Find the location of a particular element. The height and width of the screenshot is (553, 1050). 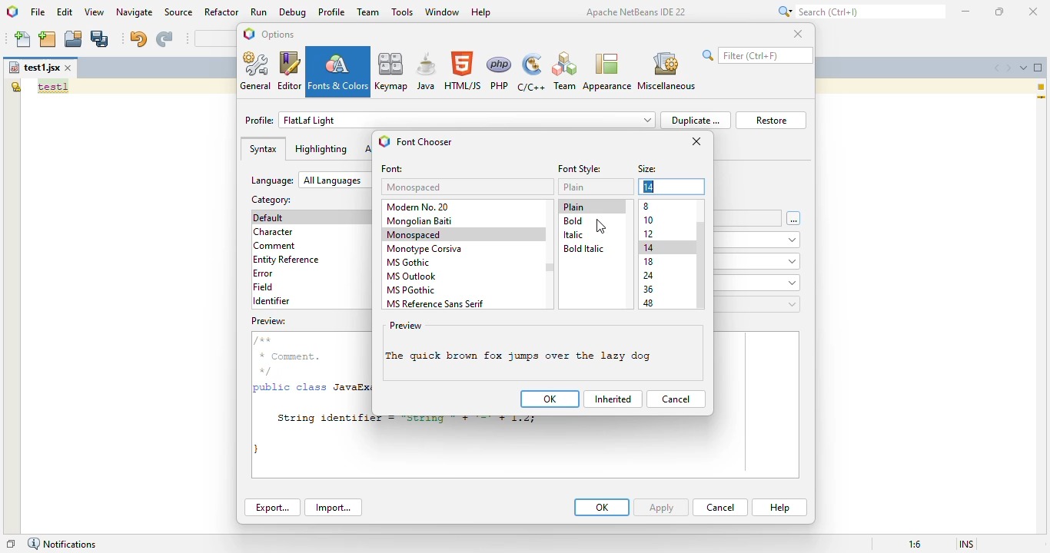

syntax is located at coordinates (263, 149).